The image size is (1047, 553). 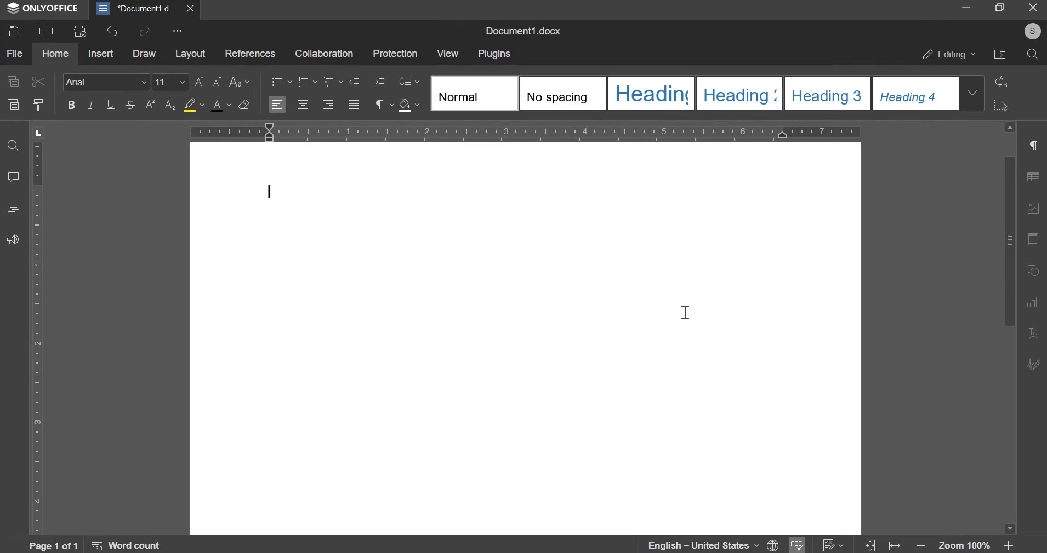 What do you see at coordinates (13, 240) in the screenshot?
I see `volume` at bounding box center [13, 240].